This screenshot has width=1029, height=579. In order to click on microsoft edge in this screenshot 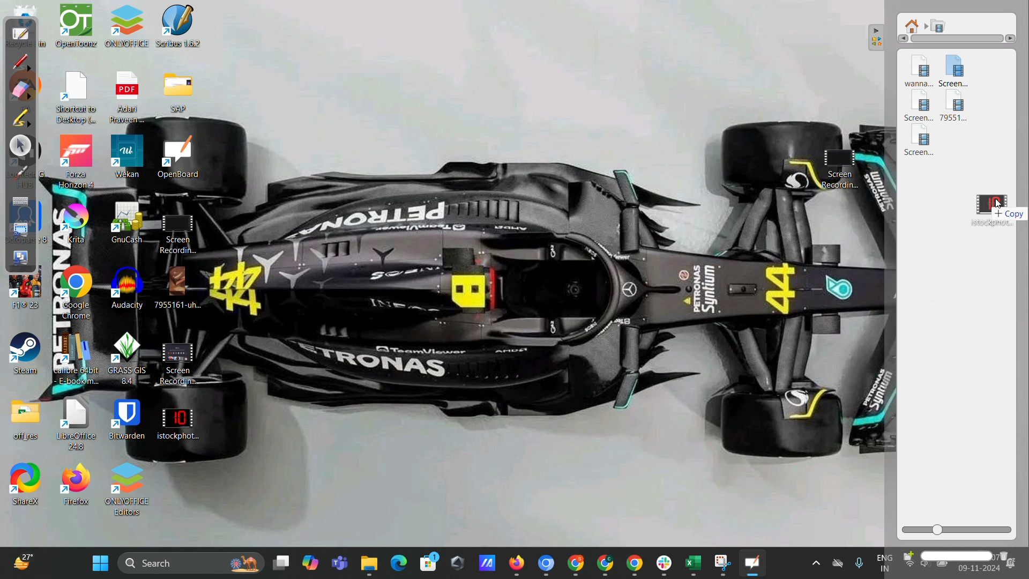, I will do `click(396, 565)`.